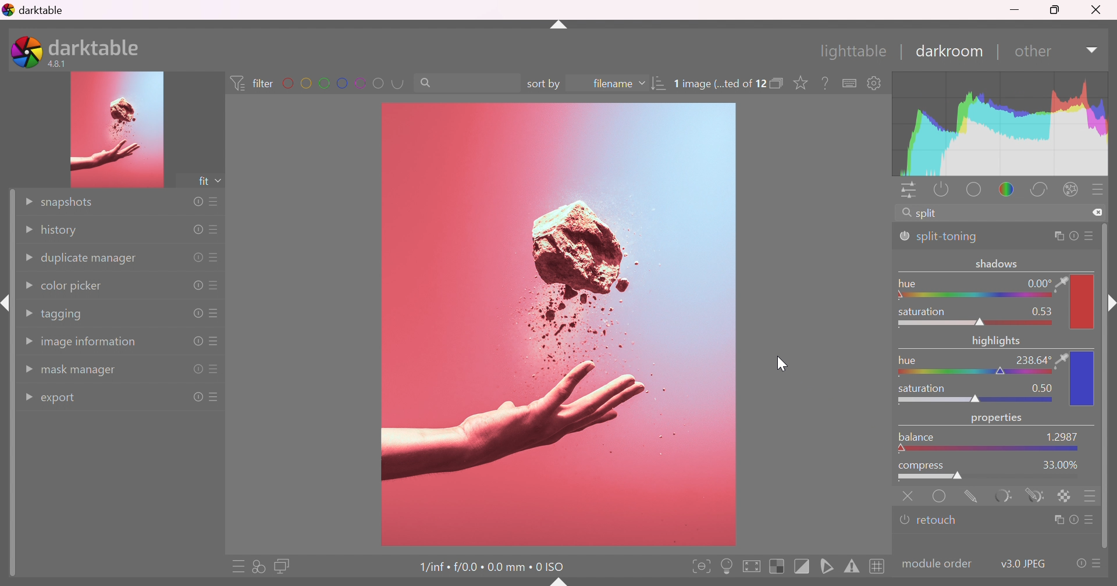 The height and width of the screenshot is (586, 1117). I want to click on Drop Down, so click(26, 369).